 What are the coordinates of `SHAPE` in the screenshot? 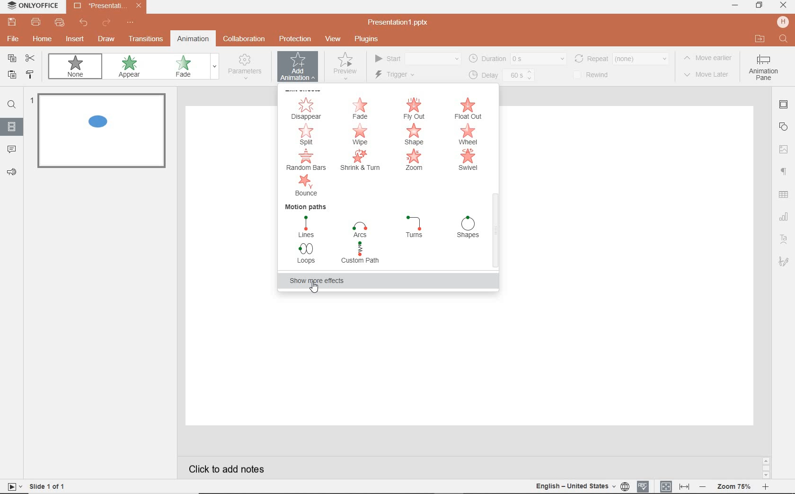 It's located at (415, 134).